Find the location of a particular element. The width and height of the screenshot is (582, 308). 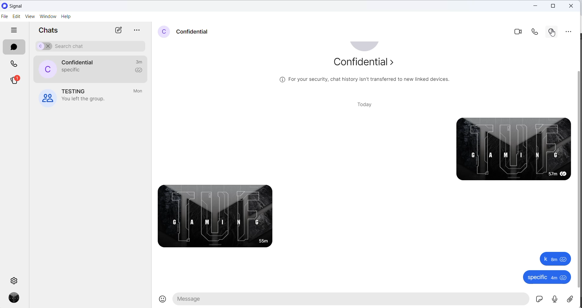

view is located at coordinates (31, 17).